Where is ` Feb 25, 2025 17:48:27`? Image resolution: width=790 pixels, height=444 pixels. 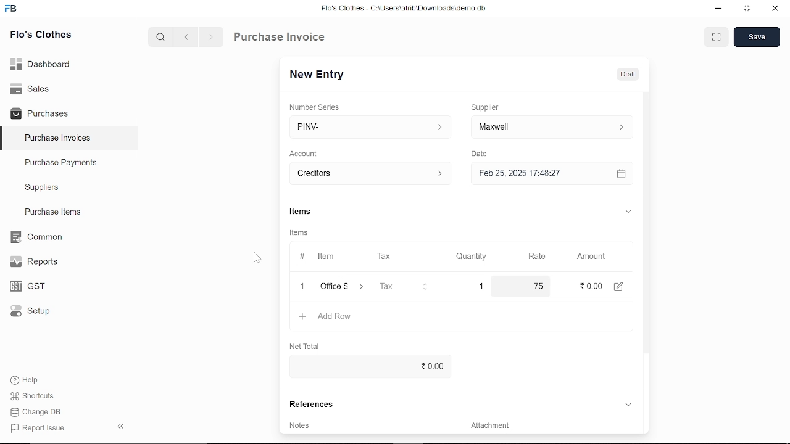  Feb 25, 2025 17:48:27 is located at coordinates (539, 173).